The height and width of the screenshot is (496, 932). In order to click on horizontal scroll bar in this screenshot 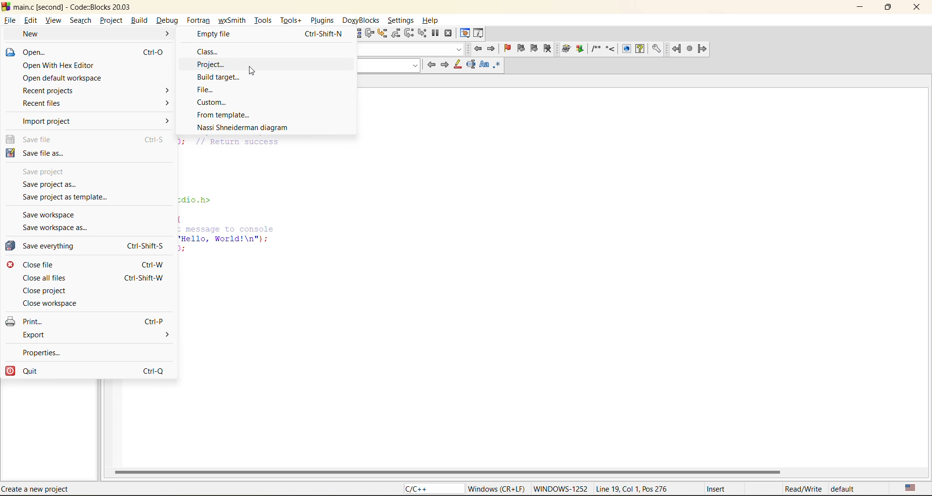, I will do `click(448, 472)`.